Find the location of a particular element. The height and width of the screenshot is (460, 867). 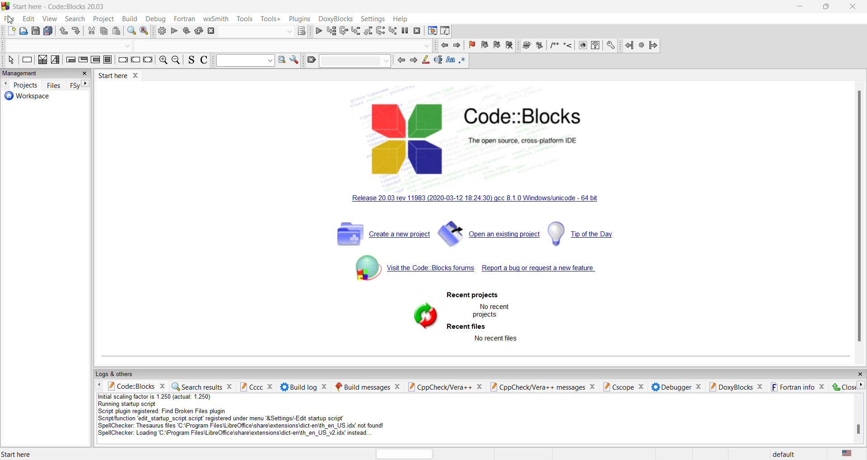

fortran is located at coordinates (185, 18).